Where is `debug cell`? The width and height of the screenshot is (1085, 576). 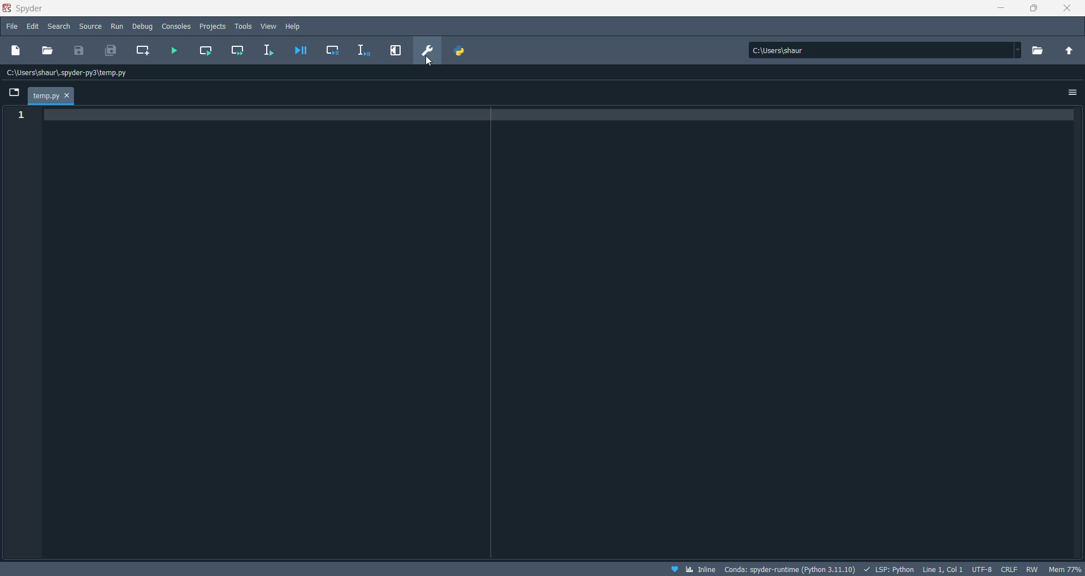 debug cell is located at coordinates (333, 50).